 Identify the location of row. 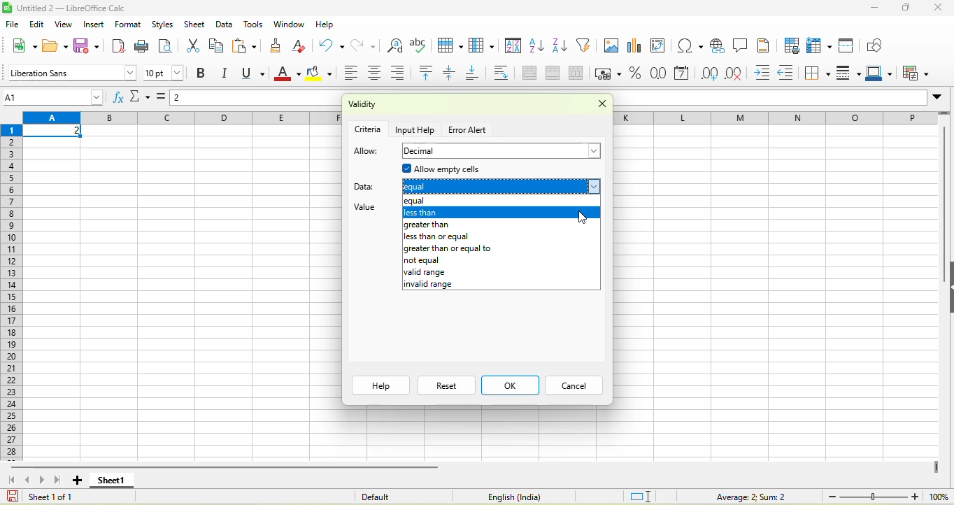
(452, 45).